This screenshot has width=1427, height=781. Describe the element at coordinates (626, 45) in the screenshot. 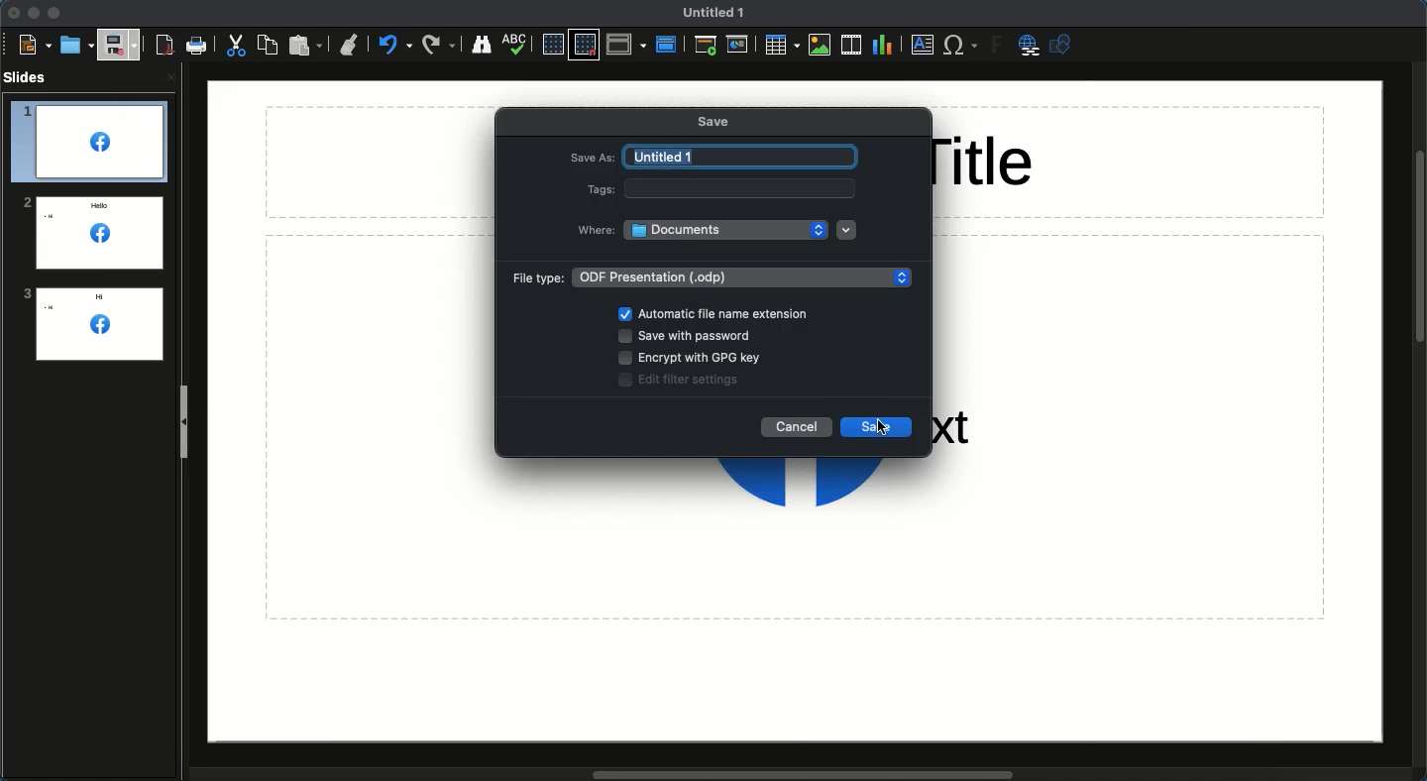

I see `Display views` at that location.